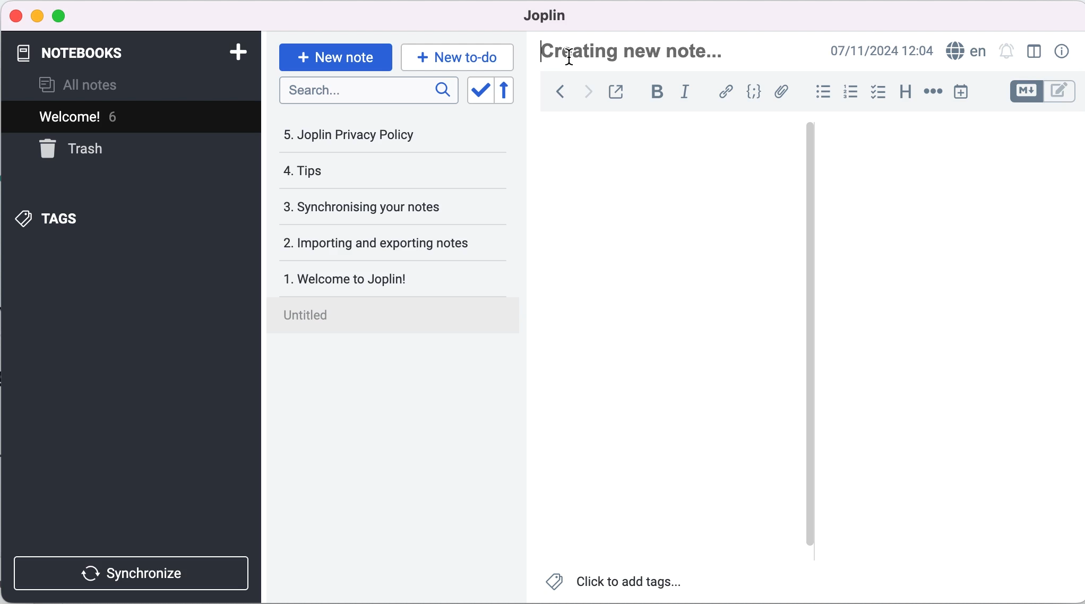  Describe the element at coordinates (391, 208) in the screenshot. I see `synchronising your notes` at that location.